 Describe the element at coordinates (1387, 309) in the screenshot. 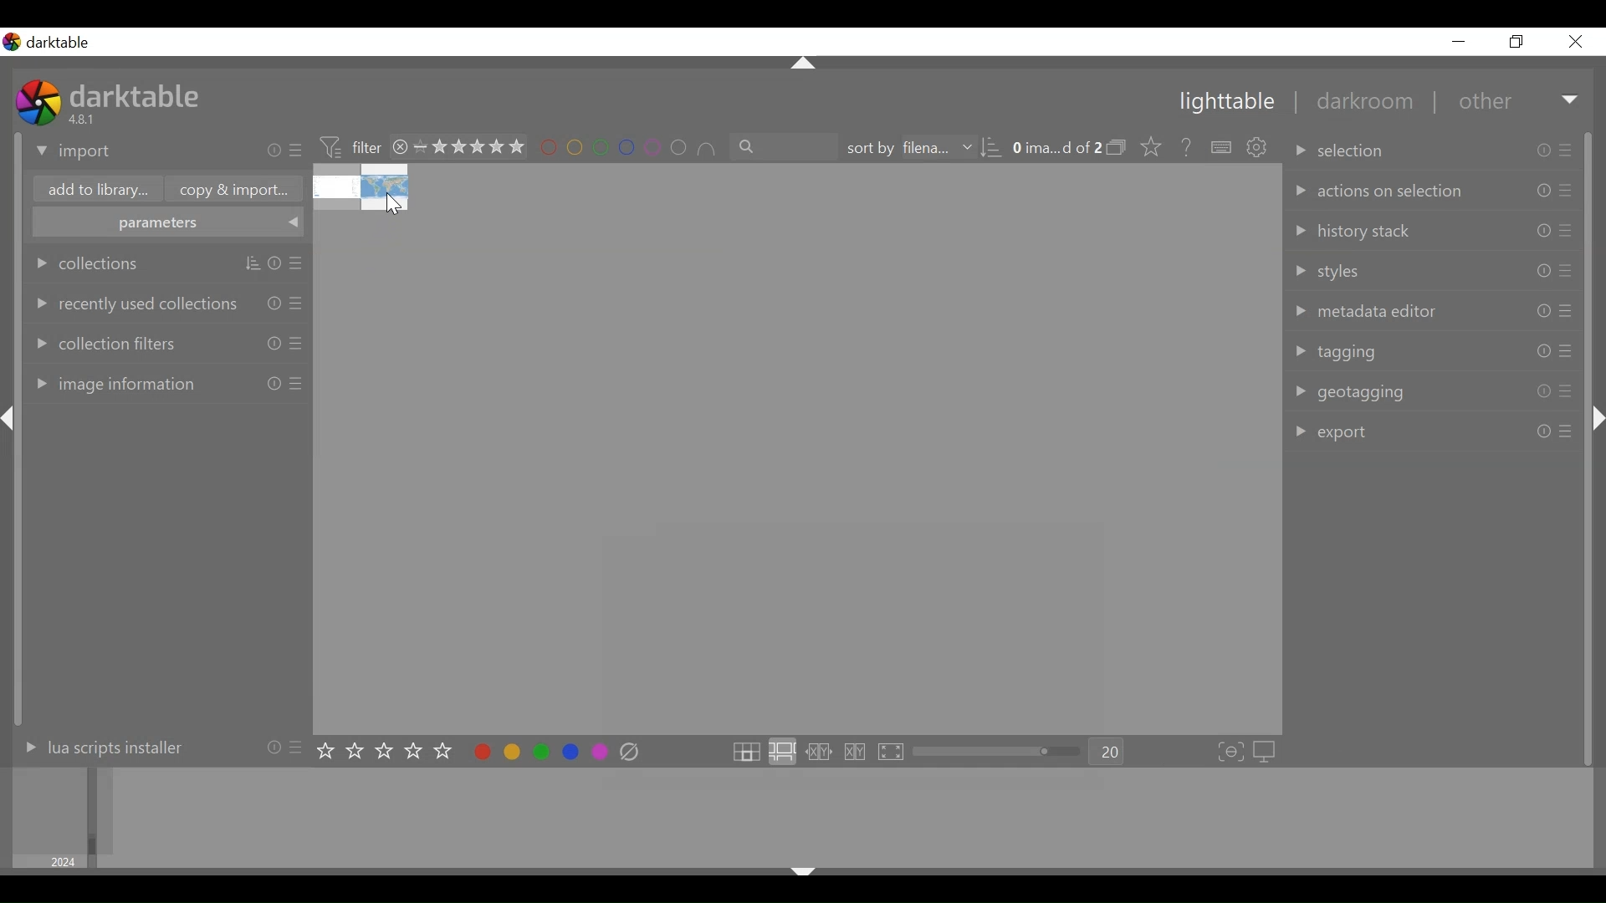

I see `metadata editor` at that location.